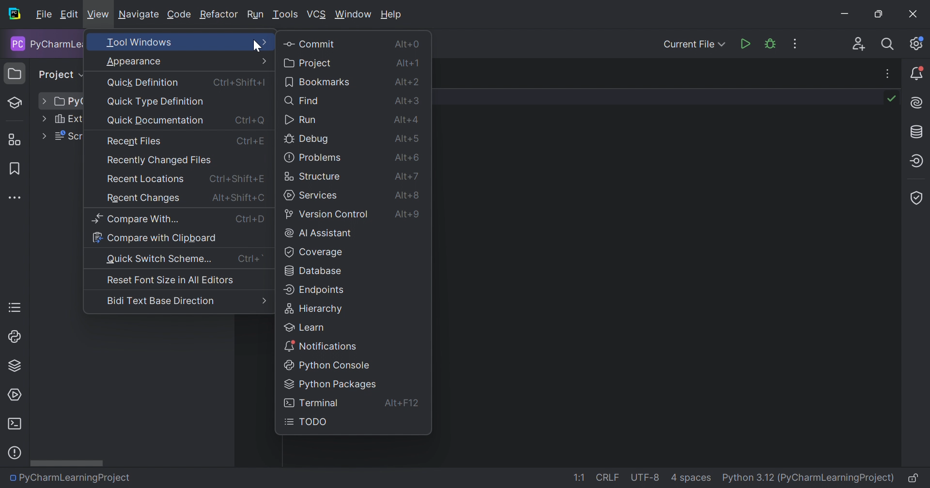 This screenshot has width=930, height=488. I want to click on Navigate, so click(139, 15).